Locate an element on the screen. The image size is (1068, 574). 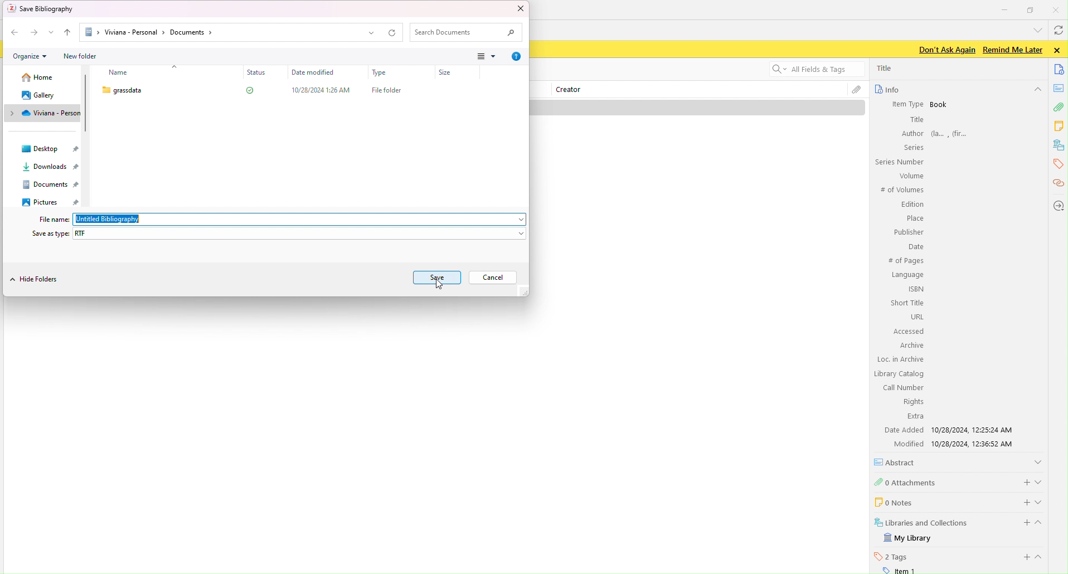
Refresh is located at coordinates (395, 33).